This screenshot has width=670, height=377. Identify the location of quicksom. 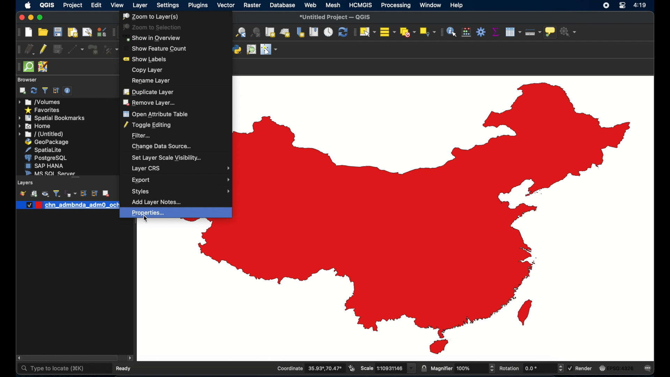
(28, 67).